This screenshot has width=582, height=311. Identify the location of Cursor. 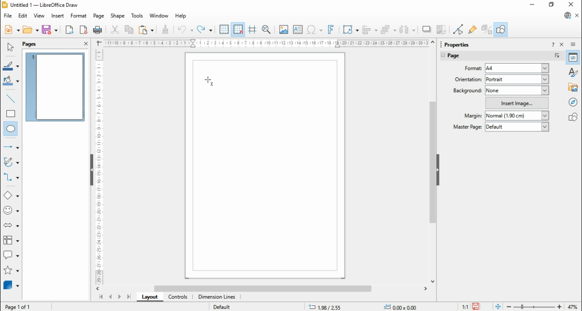
(207, 80).